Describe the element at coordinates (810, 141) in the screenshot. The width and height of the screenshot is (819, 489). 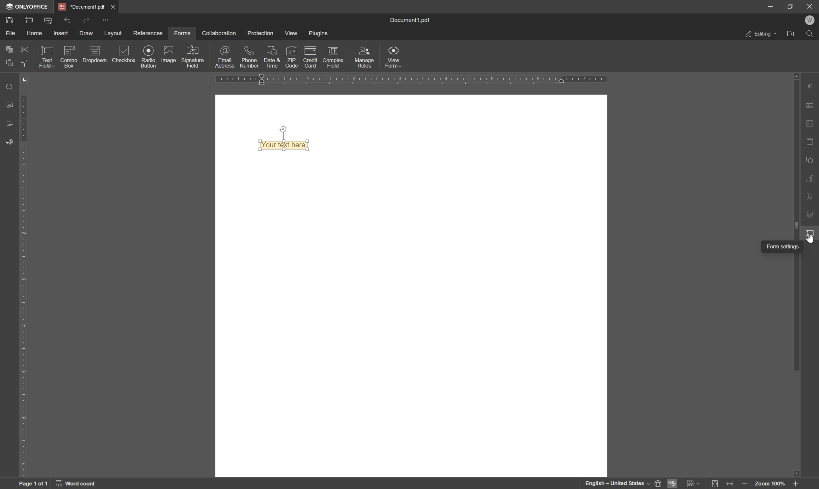
I see `header and footer settings` at that location.